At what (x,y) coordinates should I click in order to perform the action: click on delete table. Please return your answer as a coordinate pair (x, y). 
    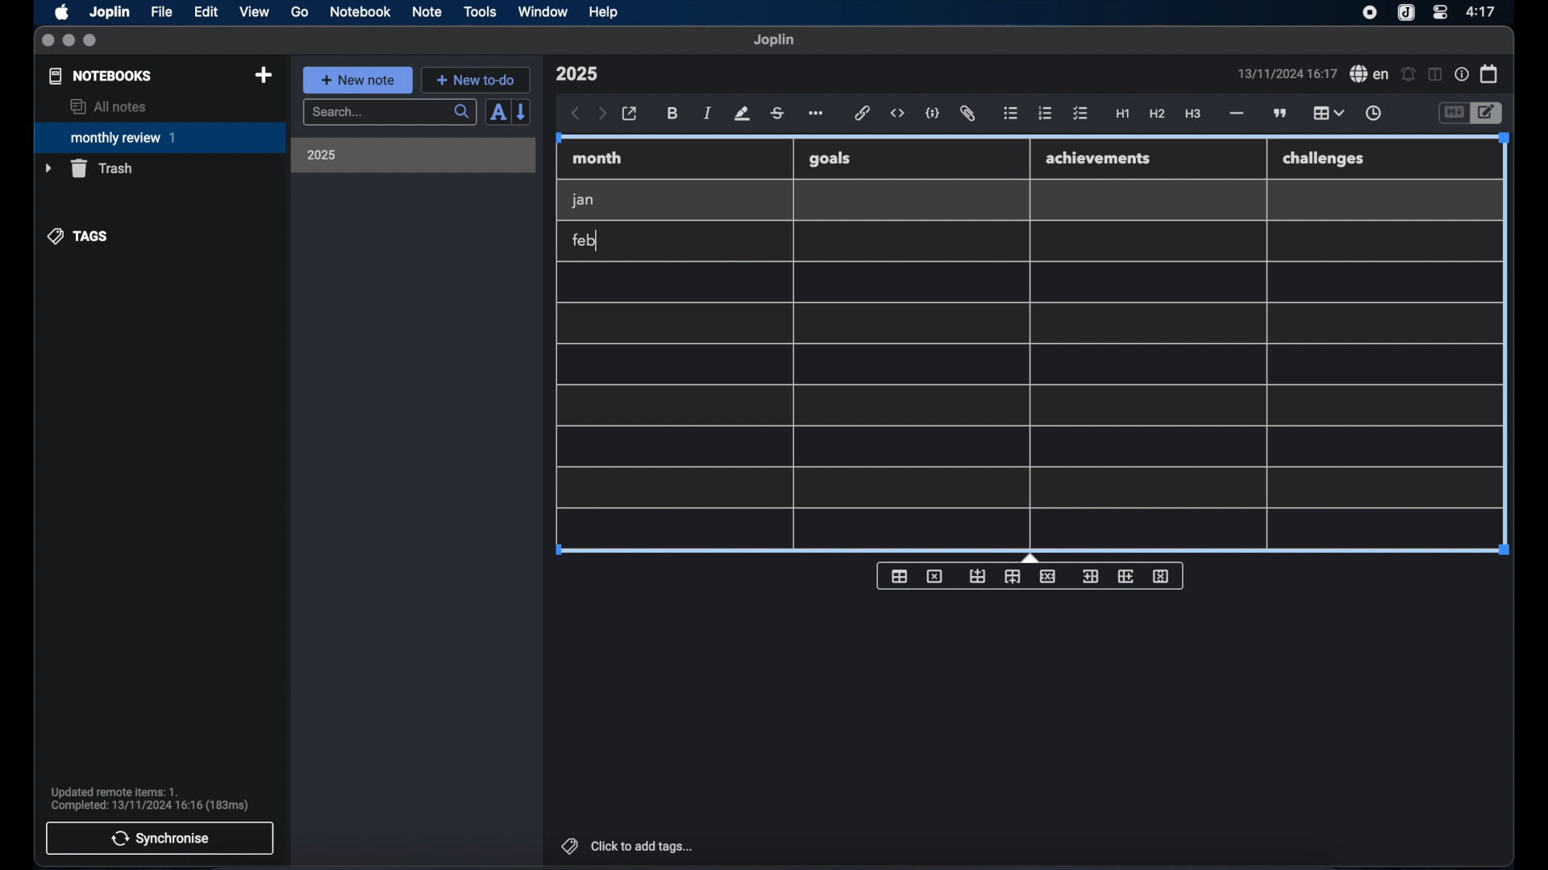
    Looking at the image, I should click on (934, 577).